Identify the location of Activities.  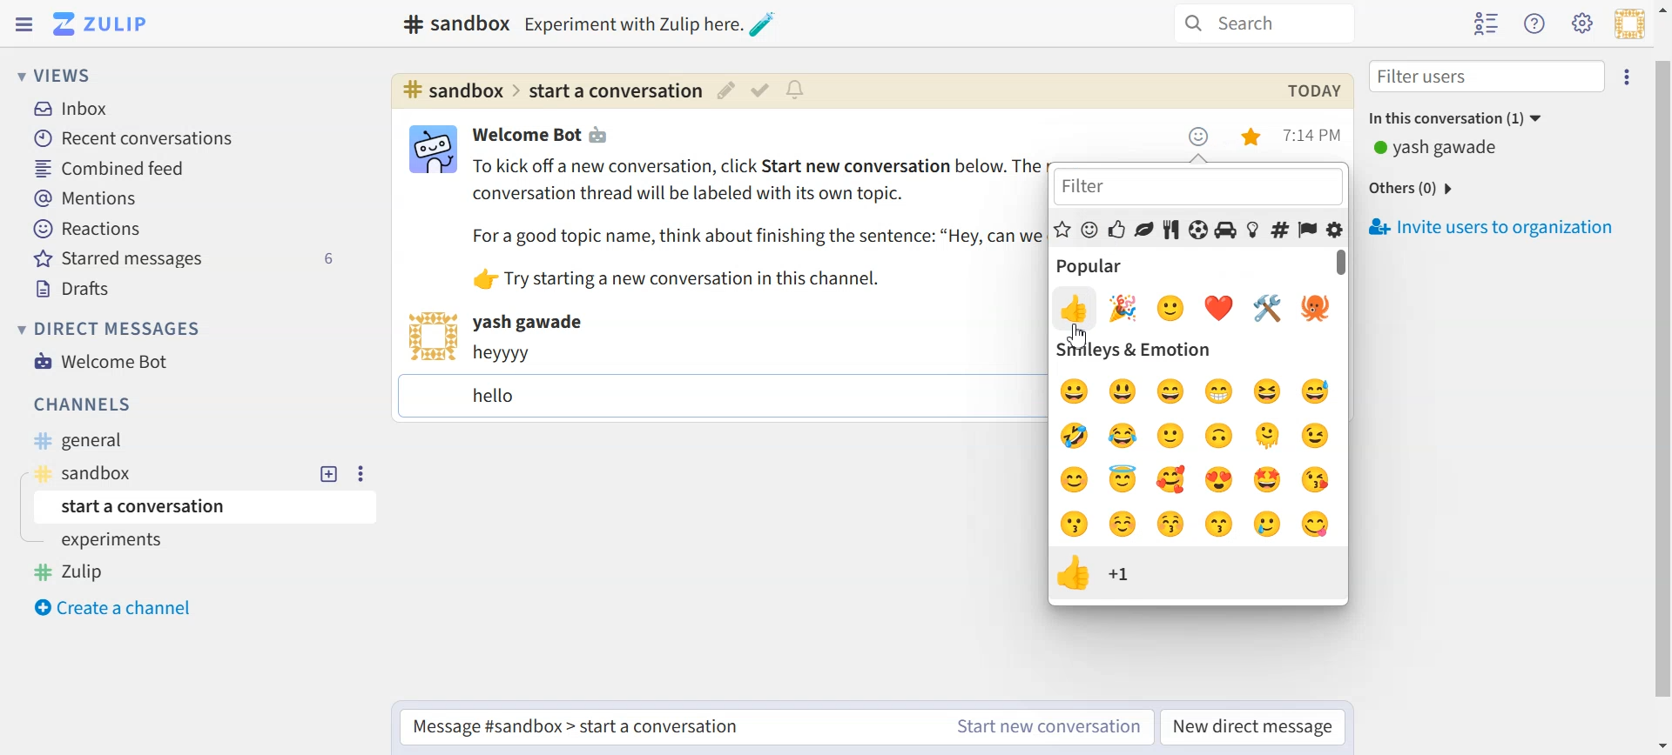
(1197, 230).